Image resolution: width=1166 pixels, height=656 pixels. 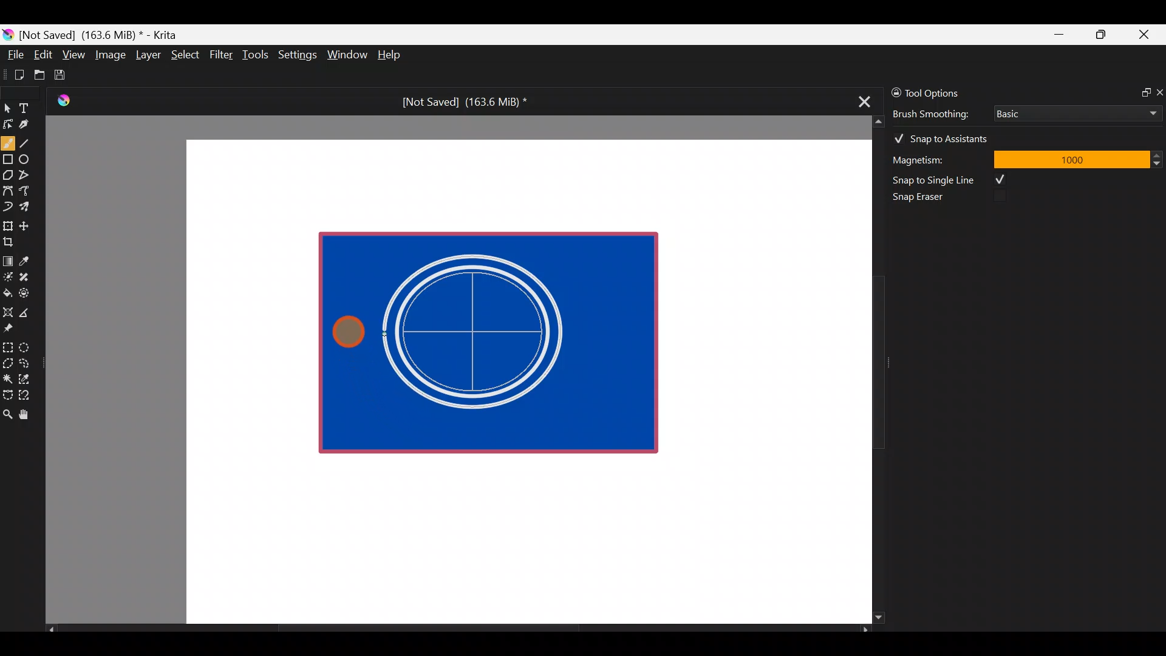 What do you see at coordinates (347, 56) in the screenshot?
I see `Window` at bounding box center [347, 56].